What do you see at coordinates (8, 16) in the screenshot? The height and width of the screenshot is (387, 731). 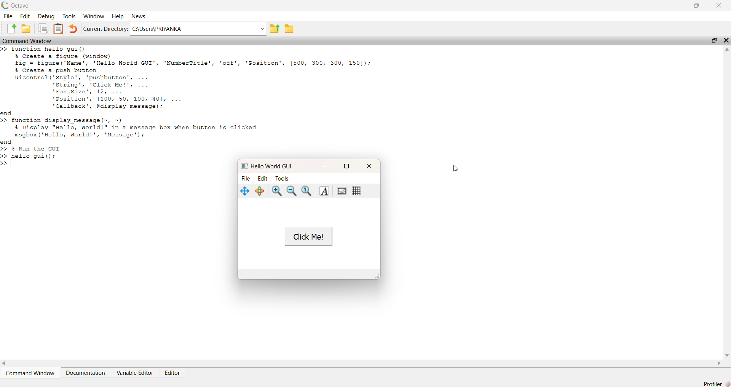 I see `File` at bounding box center [8, 16].